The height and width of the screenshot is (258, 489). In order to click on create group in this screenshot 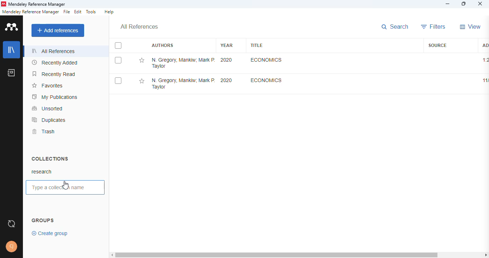, I will do `click(50, 233)`.